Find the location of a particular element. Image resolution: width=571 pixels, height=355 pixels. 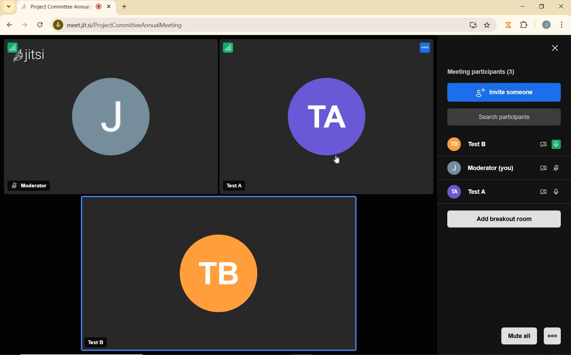

recording is located at coordinates (99, 7).